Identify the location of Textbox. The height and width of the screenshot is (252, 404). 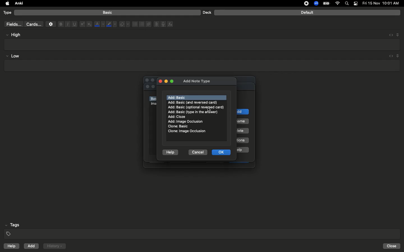
(203, 44).